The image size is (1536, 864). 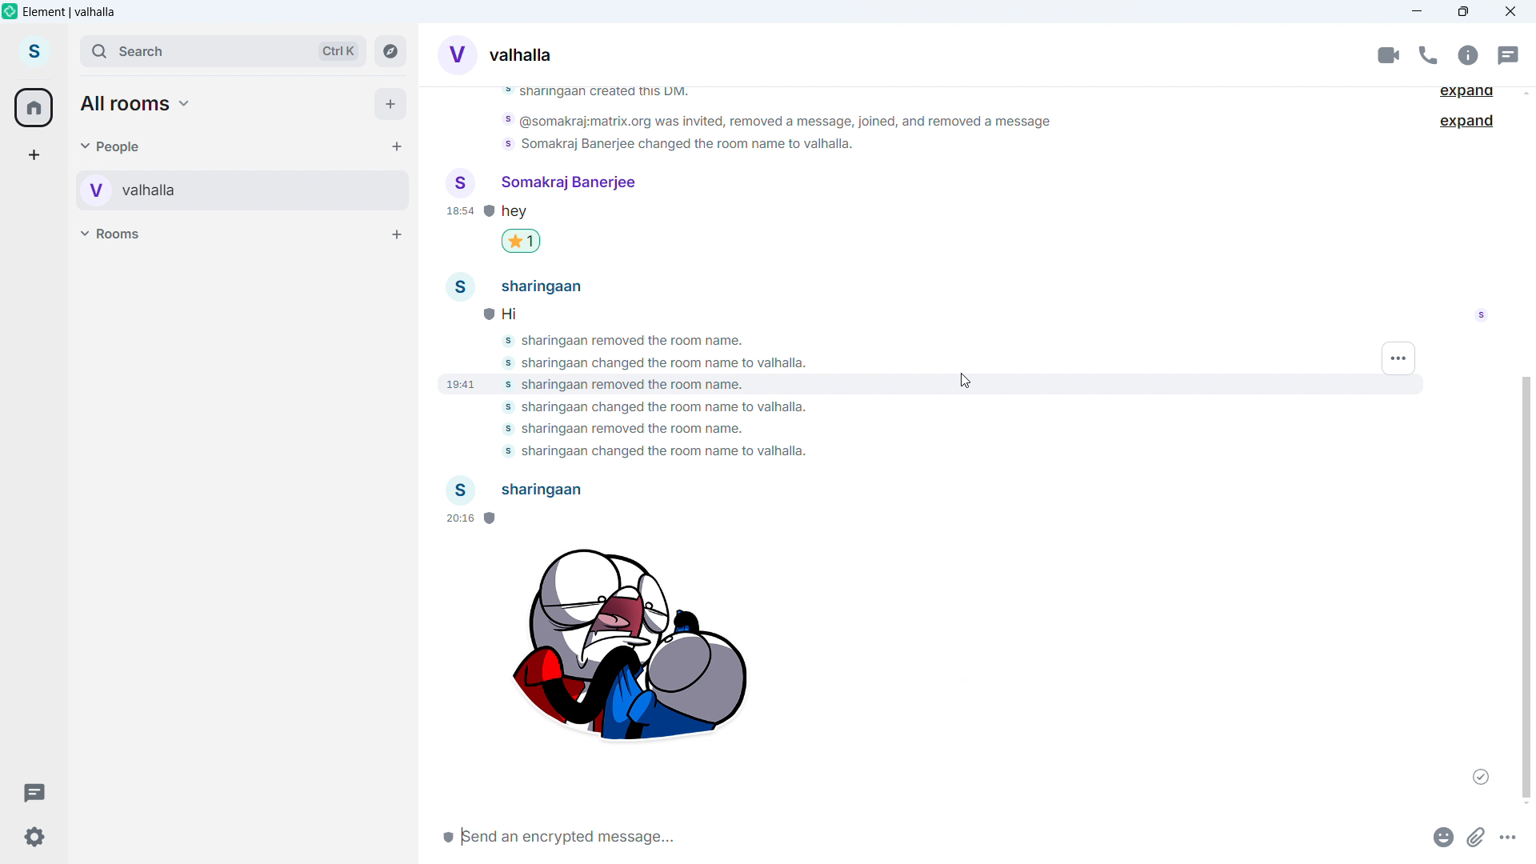 I want to click on Chat options , so click(x=1467, y=55).